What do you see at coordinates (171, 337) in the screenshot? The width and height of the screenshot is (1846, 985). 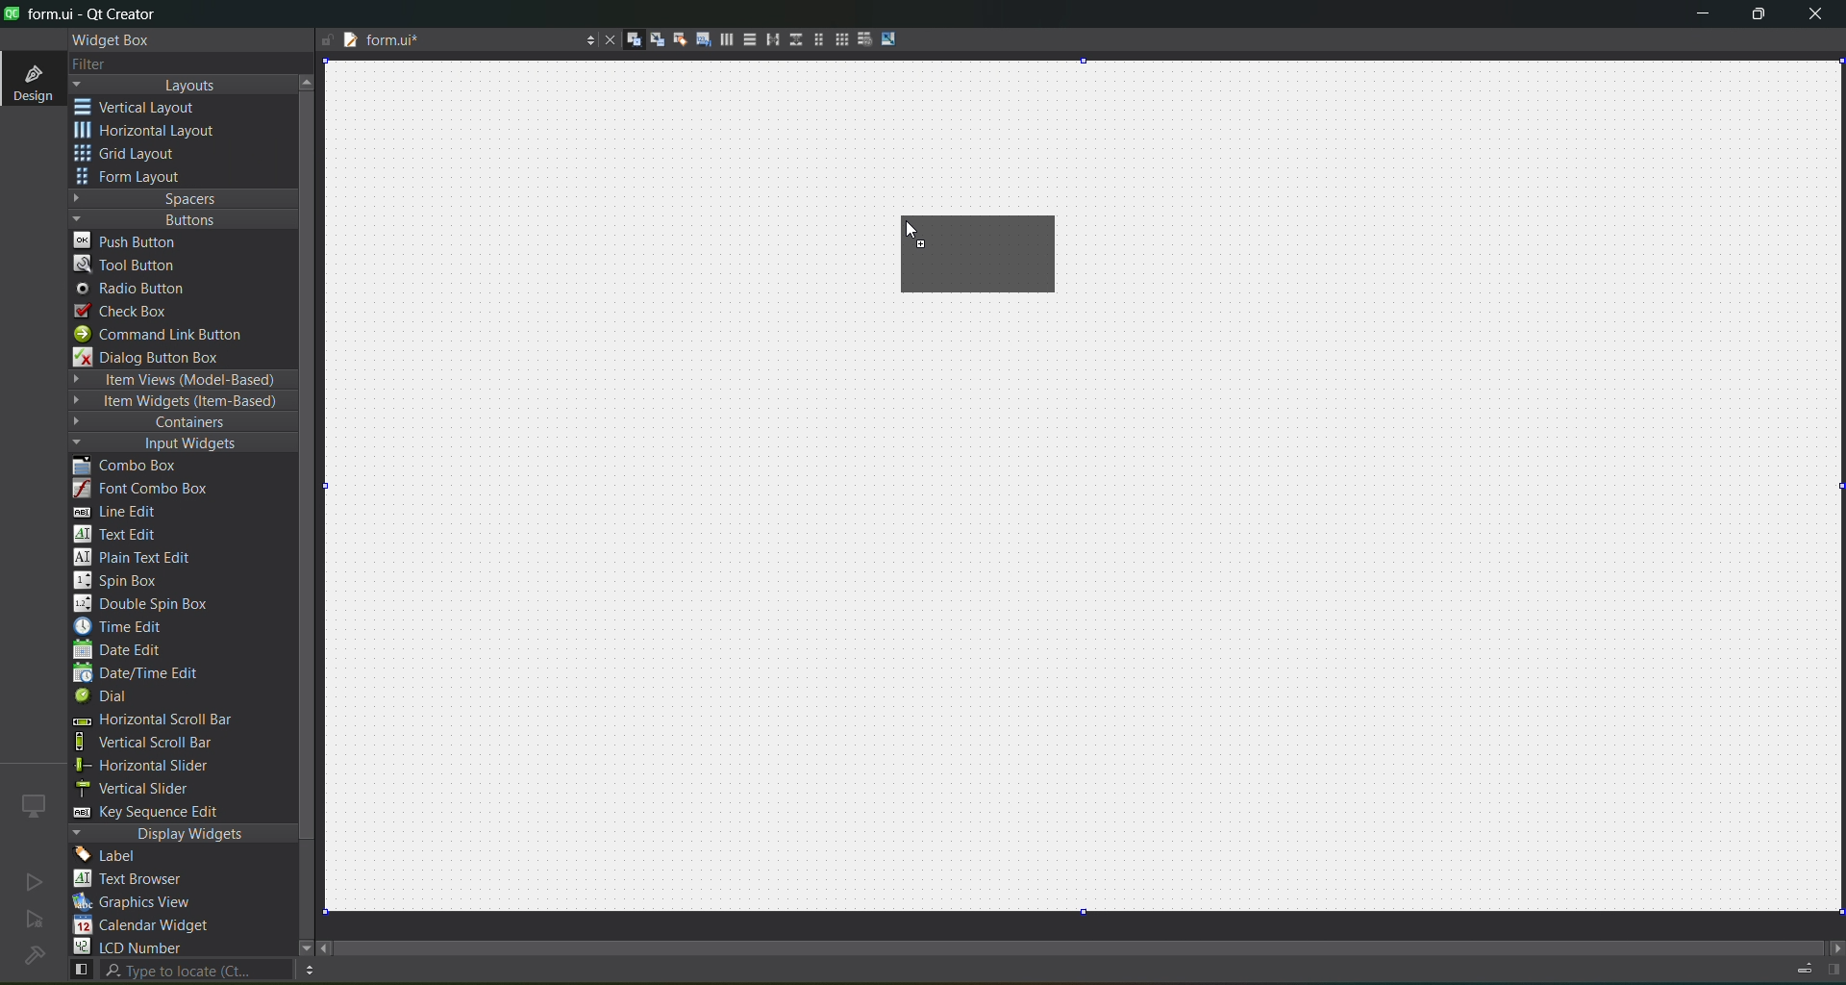 I see `command` at bounding box center [171, 337].